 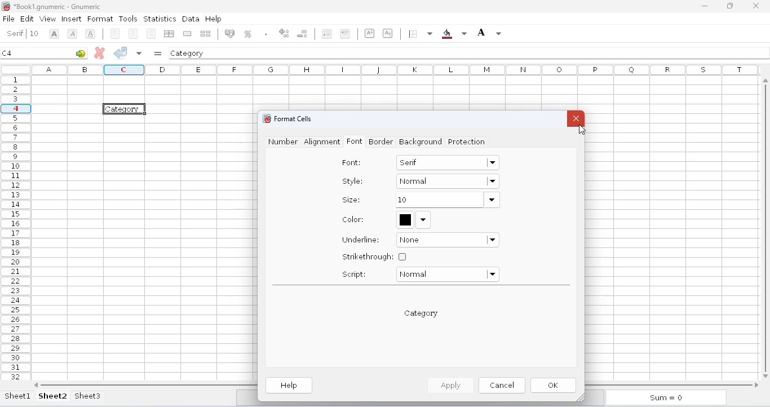 What do you see at coordinates (326, 33) in the screenshot?
I see `decrease the number of decimals displayed` at bounding box center [326, 33].